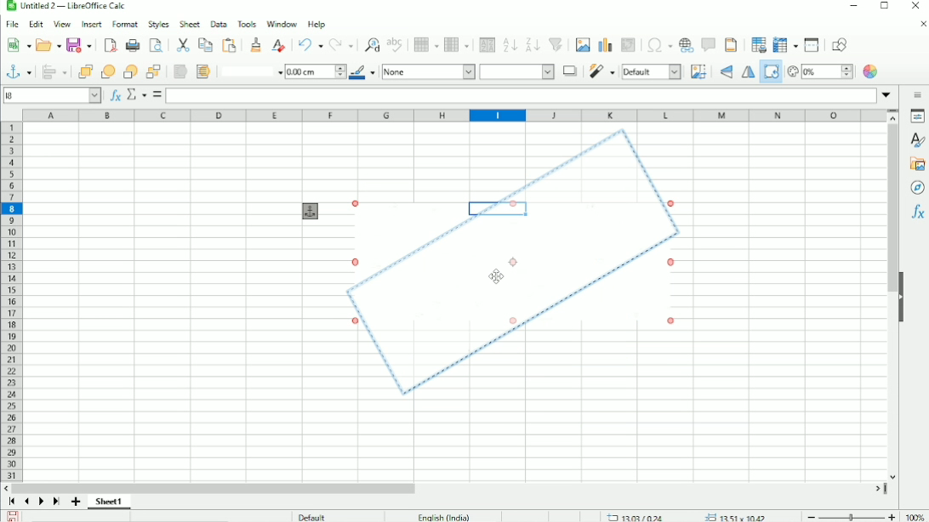 The width and height of the screenshot is (929, 522). I want to click on Cut, so click(183, 45).